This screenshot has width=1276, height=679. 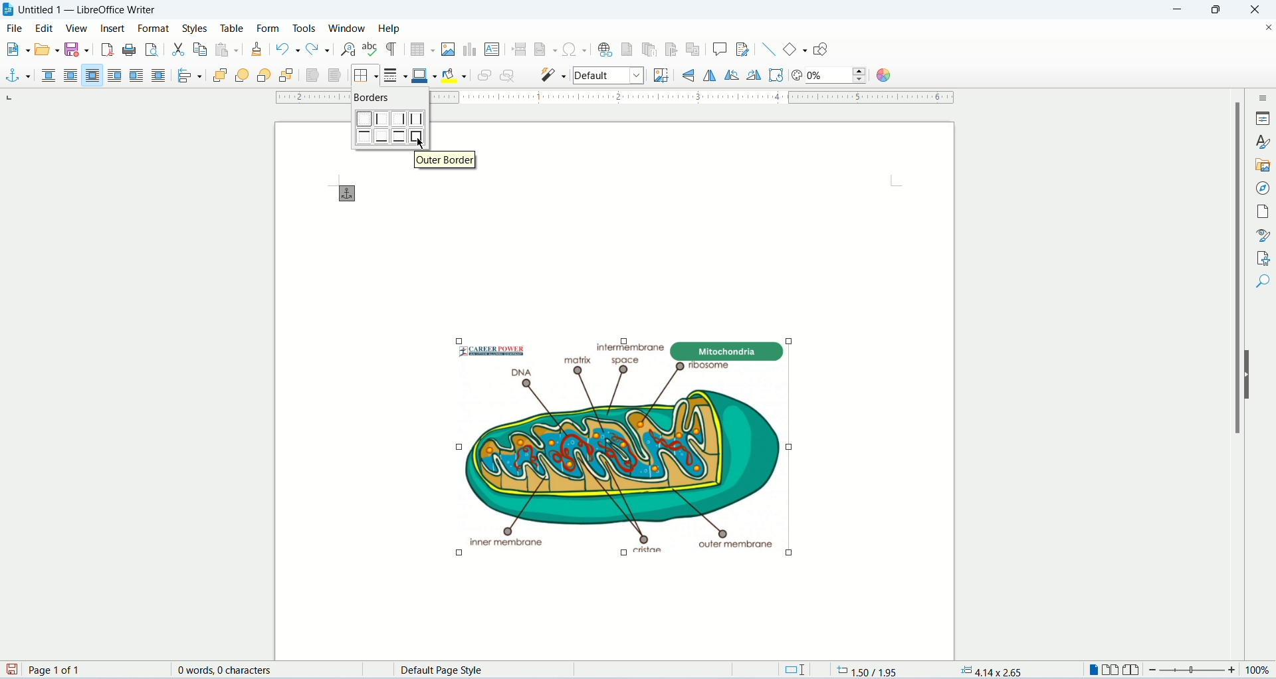 I want to click on print, so click(x=129, y=50).